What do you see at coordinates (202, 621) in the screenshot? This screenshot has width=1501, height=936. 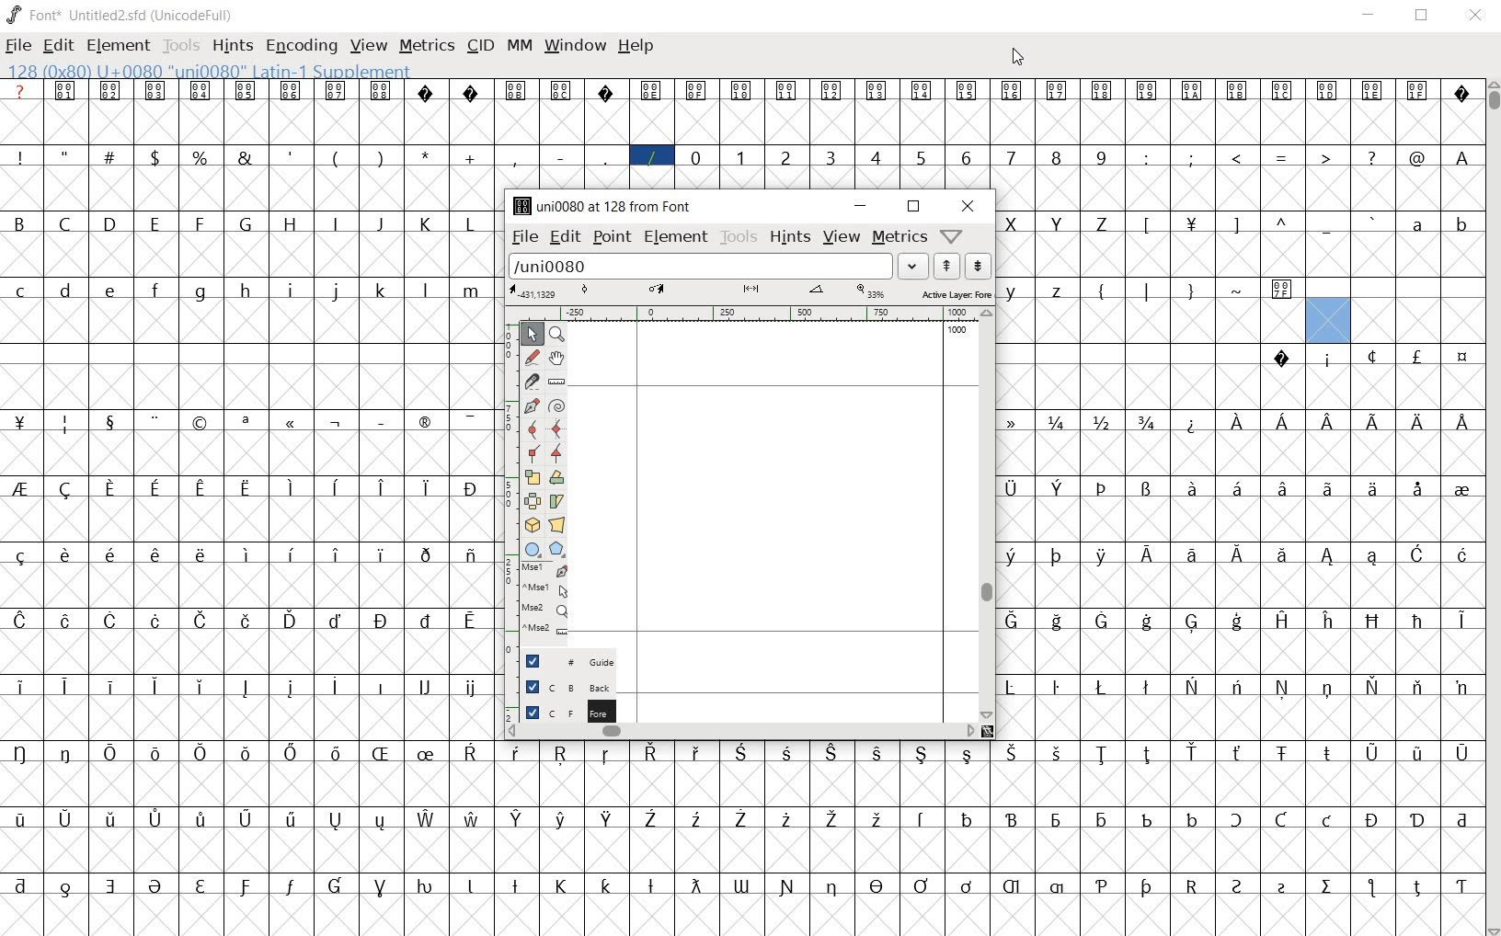 I see `glyph` at bounding box center [202, 621].